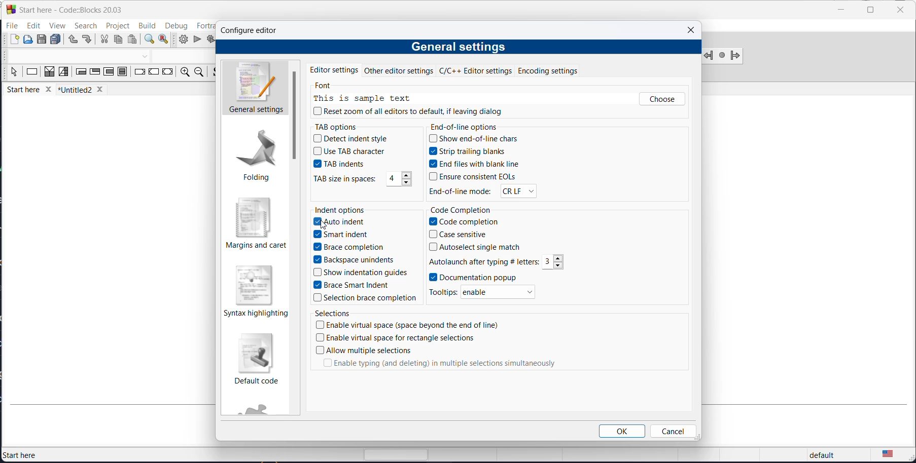  I want to click on continue instruction, so click(154, 73).